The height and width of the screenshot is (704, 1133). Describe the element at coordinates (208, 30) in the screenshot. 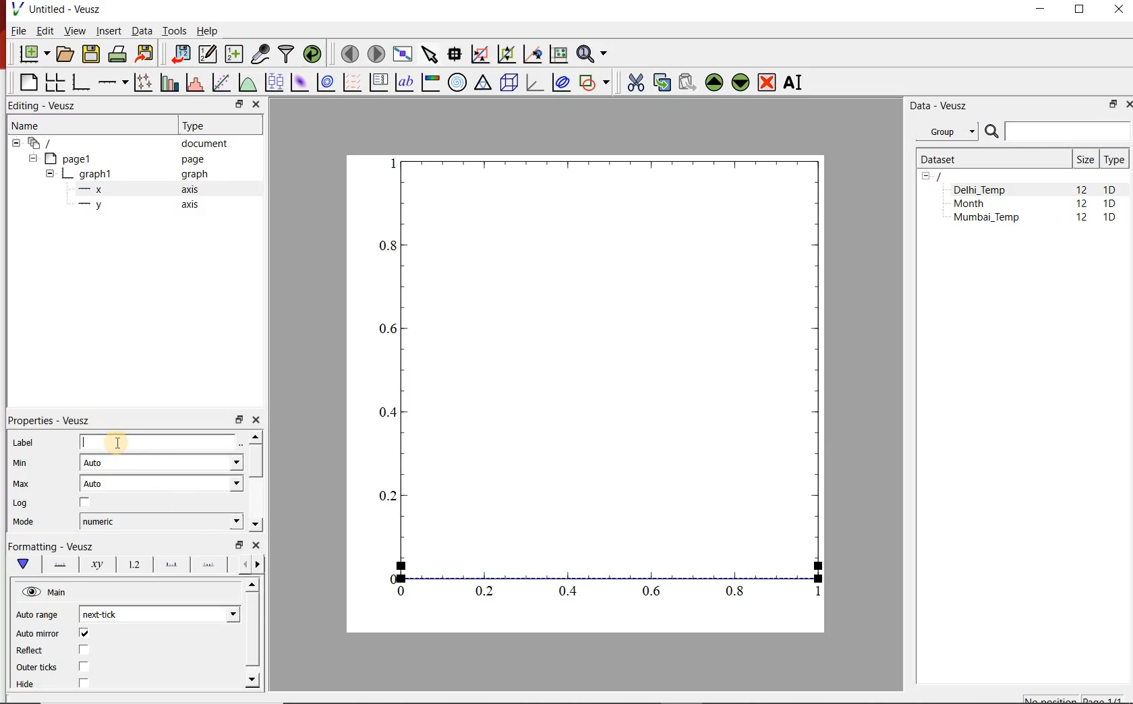

I see `Help` at that location.